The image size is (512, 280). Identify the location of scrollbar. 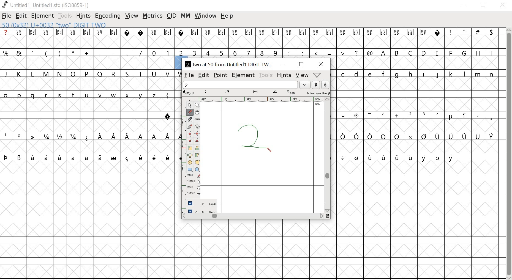
(327, 155).